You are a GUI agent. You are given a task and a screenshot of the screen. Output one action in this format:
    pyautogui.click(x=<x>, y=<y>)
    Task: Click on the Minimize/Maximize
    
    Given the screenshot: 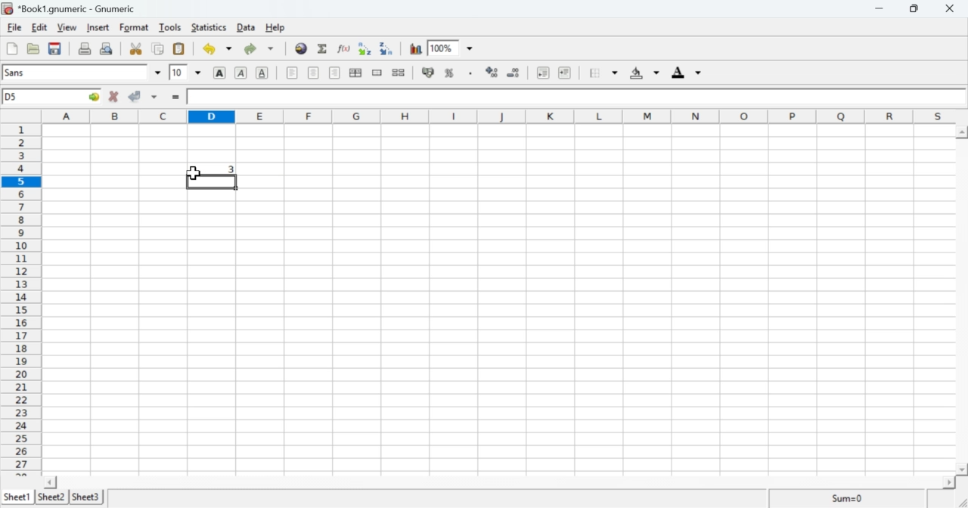 What is the action you would take?
    pyautogui.click(x=919, y=8)
    